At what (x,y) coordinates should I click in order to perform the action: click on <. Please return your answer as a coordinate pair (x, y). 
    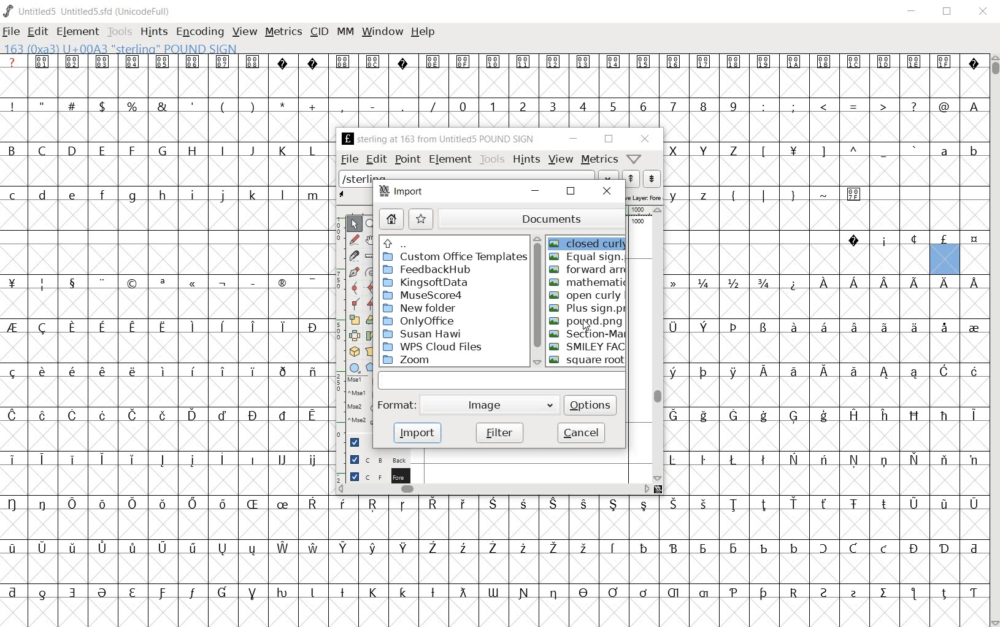
    Looking at the image, I should click on (823, 107).